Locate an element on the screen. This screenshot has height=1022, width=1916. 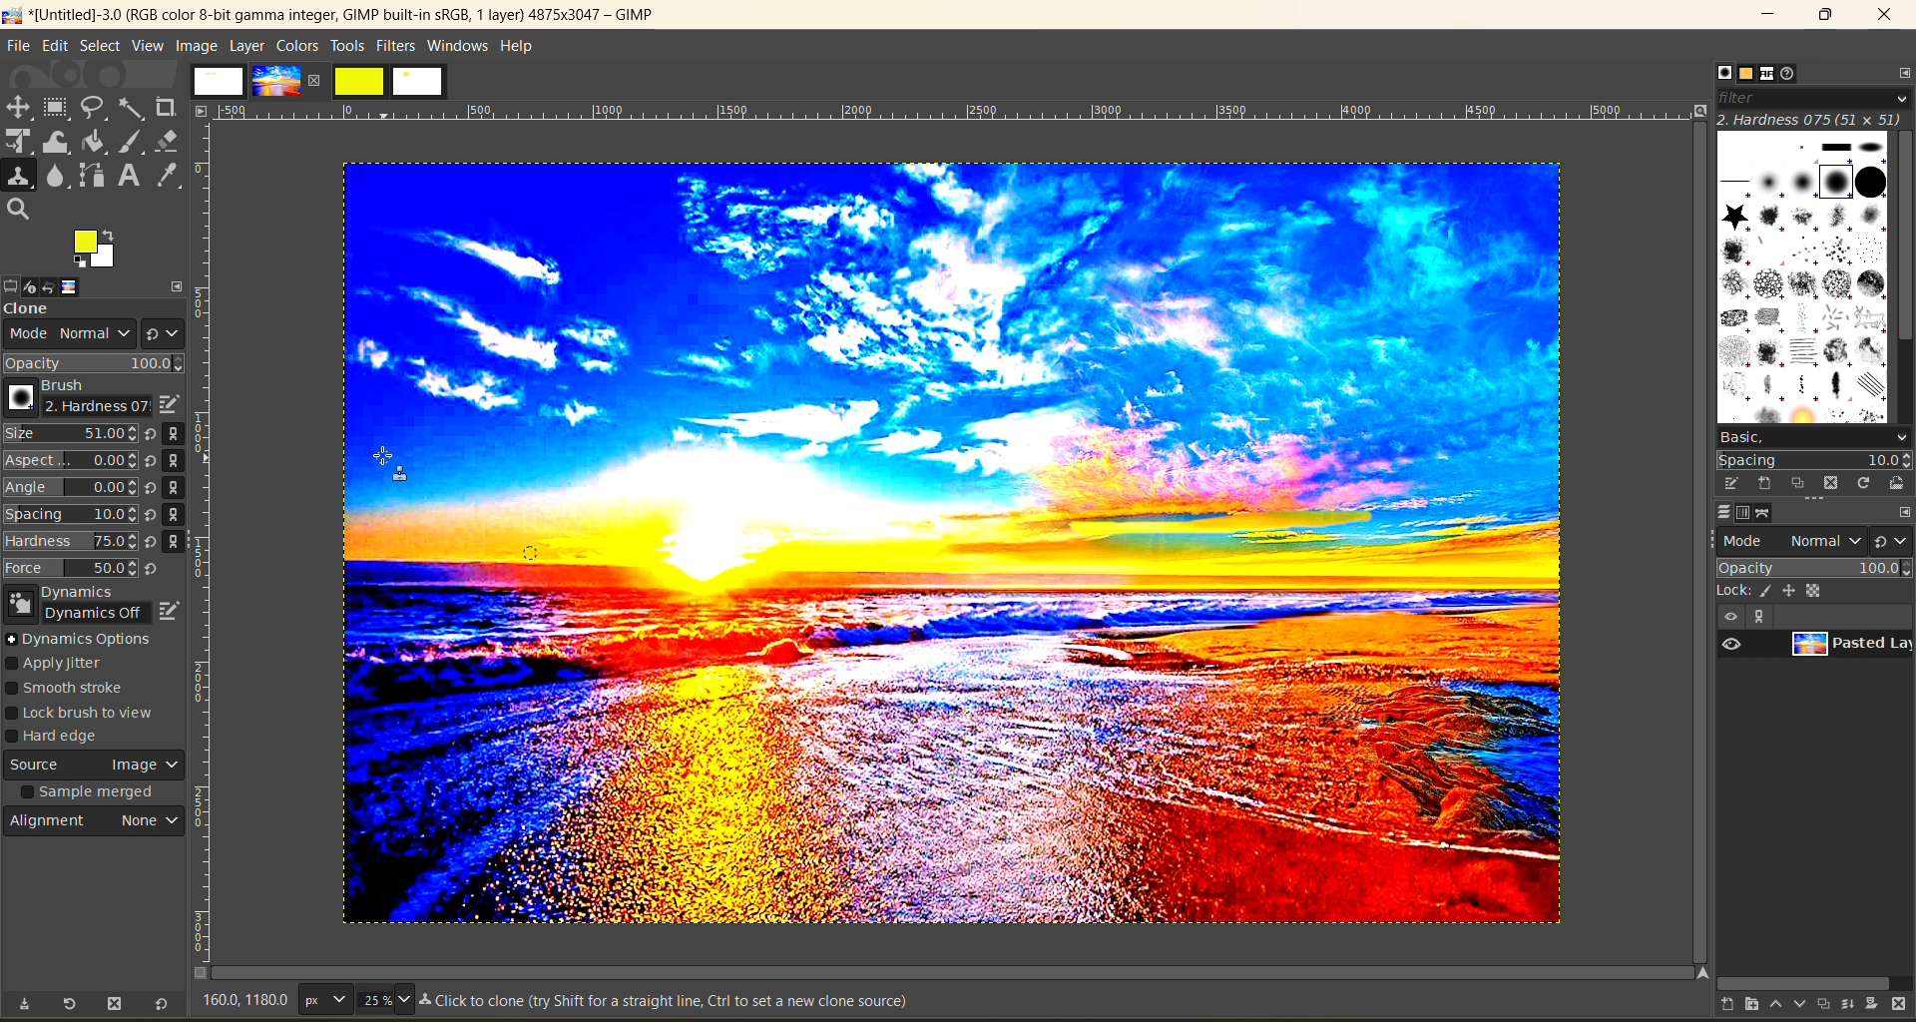
Lock: is located at coordinates (1734, 591).